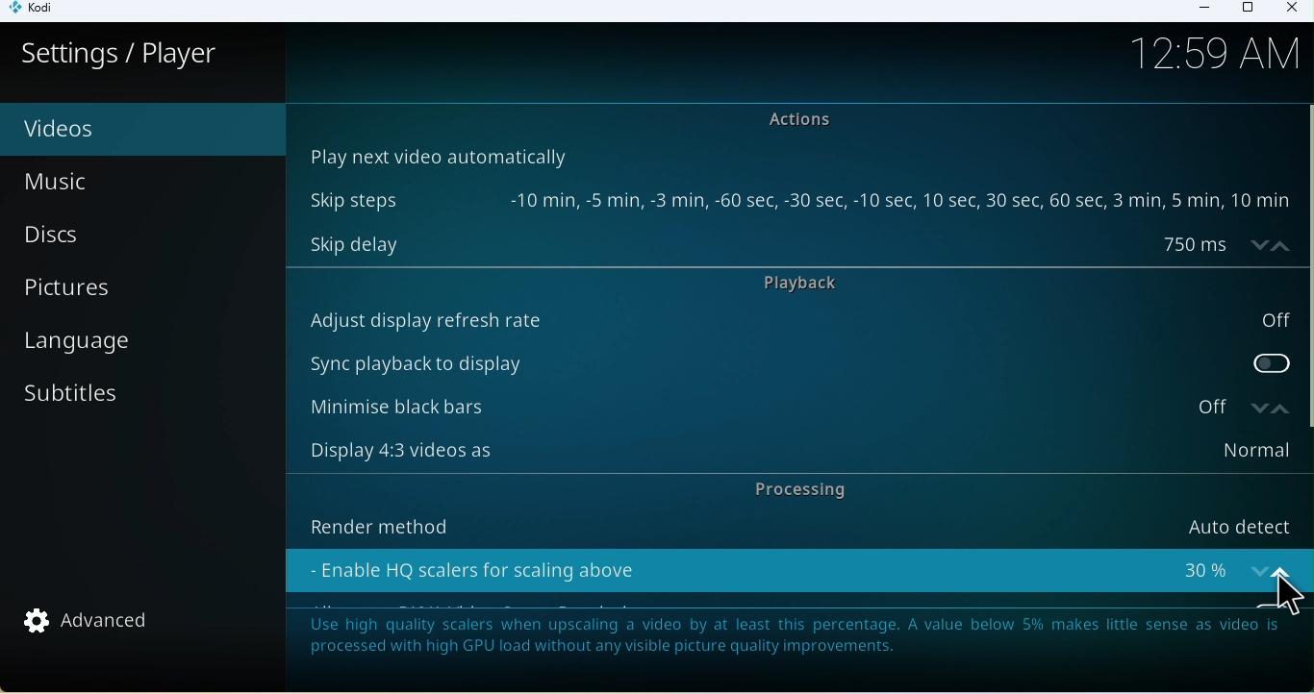 Image resolution: width=1314 pixels, height=694 pixels. What do you see at coordinates (793, 451) in the screenshot?
I see `Display 4:3 videos as` at bounding box center [793, 451].